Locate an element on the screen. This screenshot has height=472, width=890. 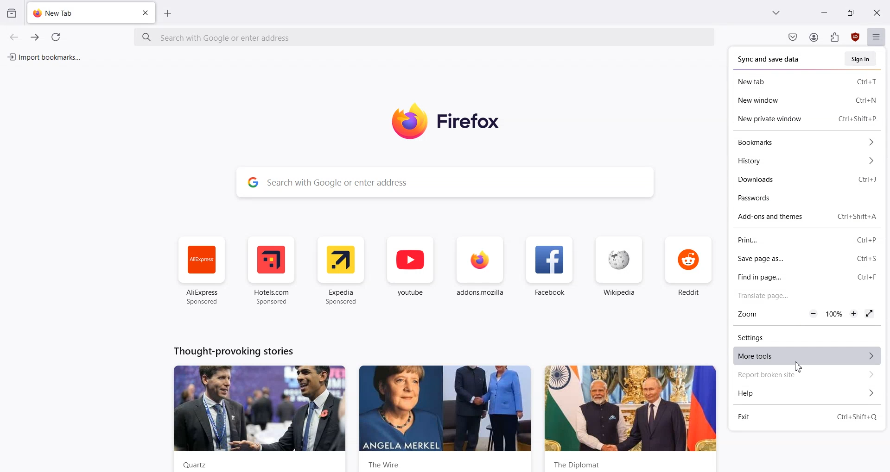
Search Bar is located at coordinates (444, 180).